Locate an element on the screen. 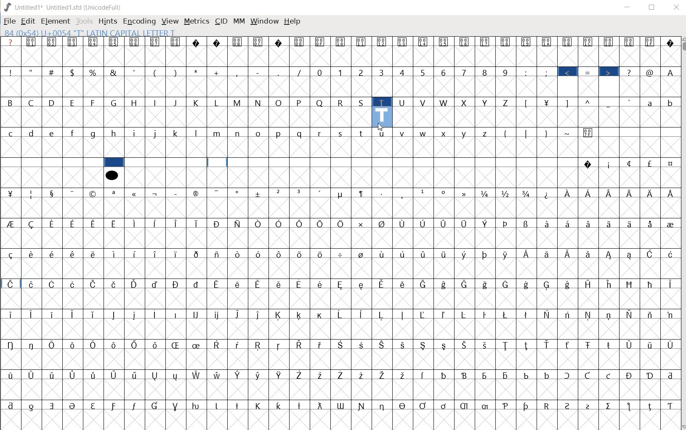 The image size is (686, 430). l is located at coordinates (197, 133).